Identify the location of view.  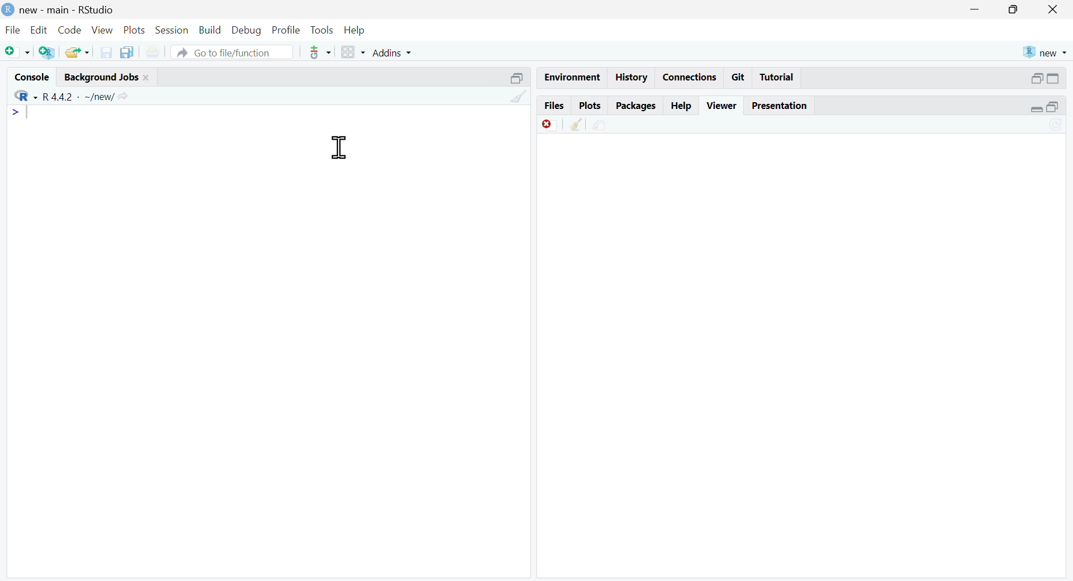
(103, 30).